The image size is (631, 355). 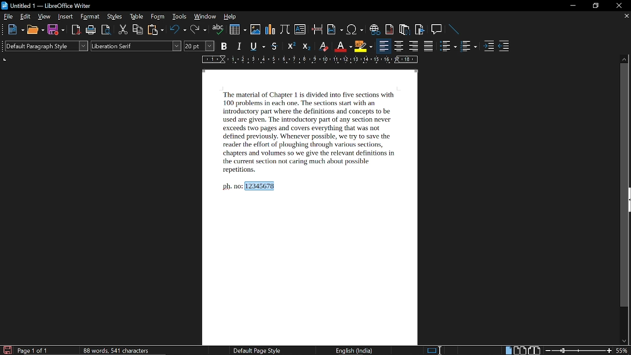 I want to click on insert table, so click(x=237, y=30).